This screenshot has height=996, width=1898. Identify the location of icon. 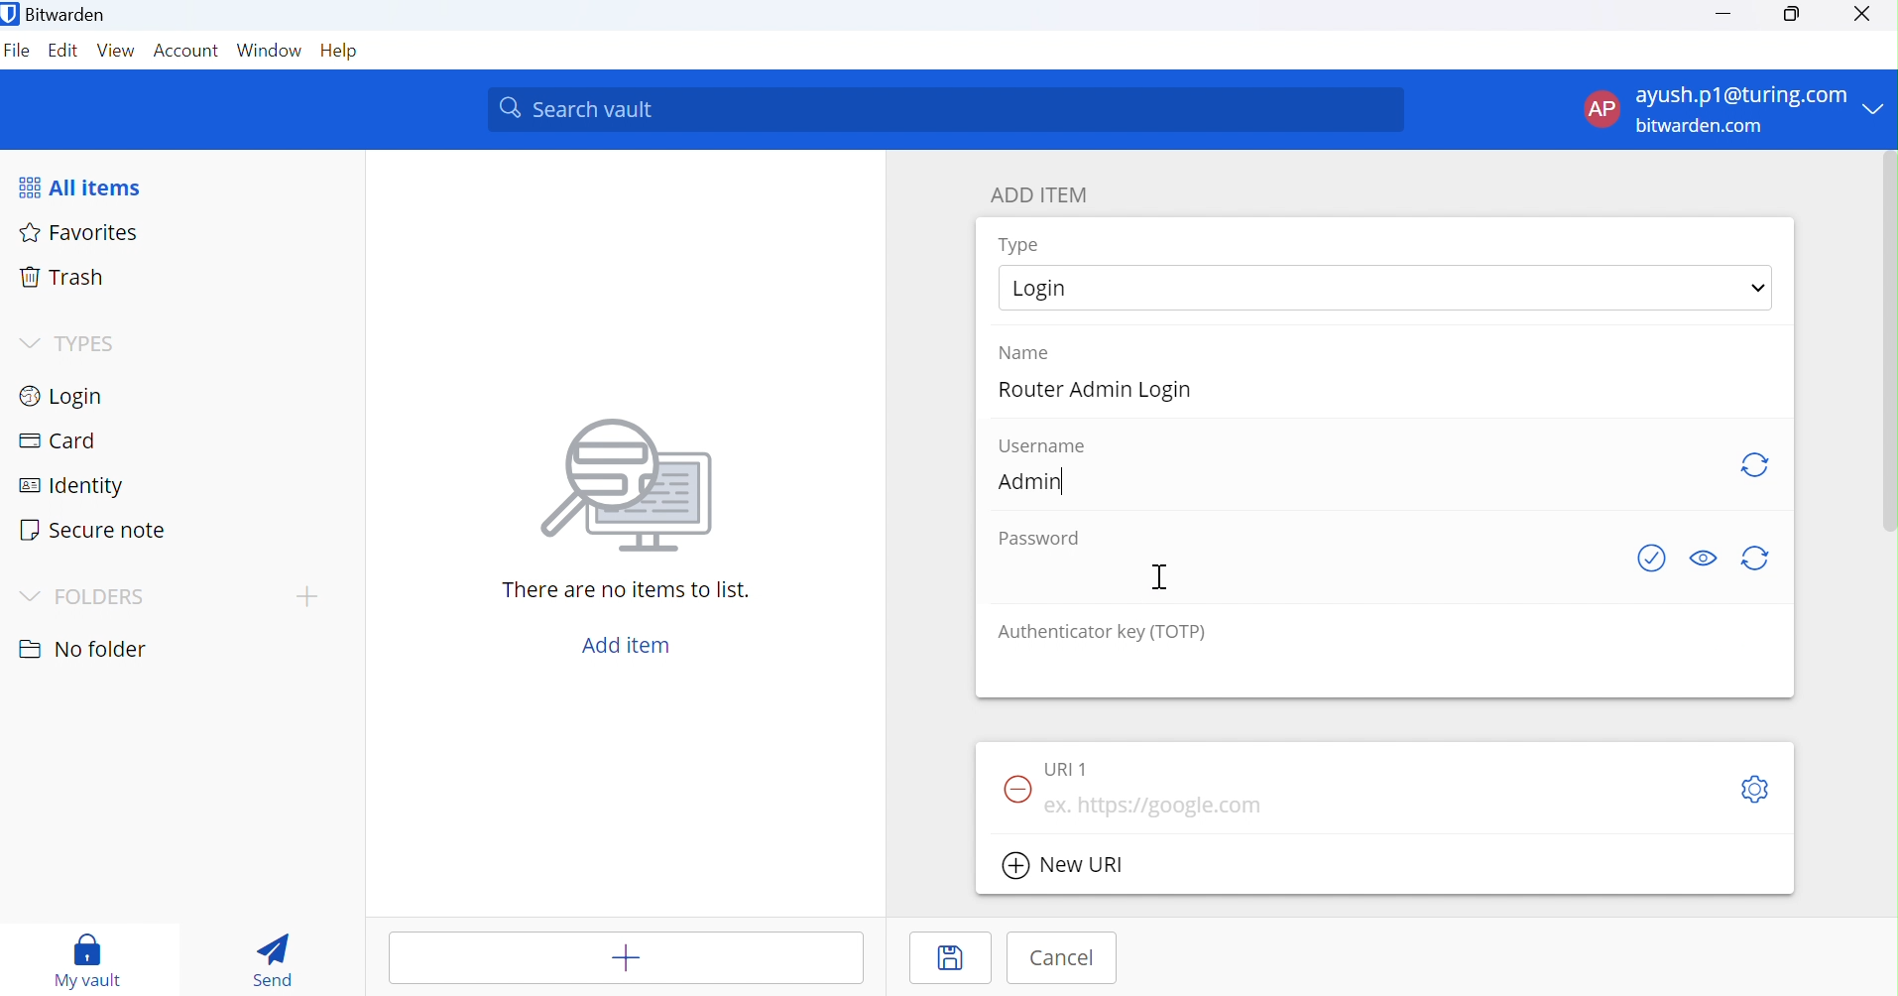
(627, 482).